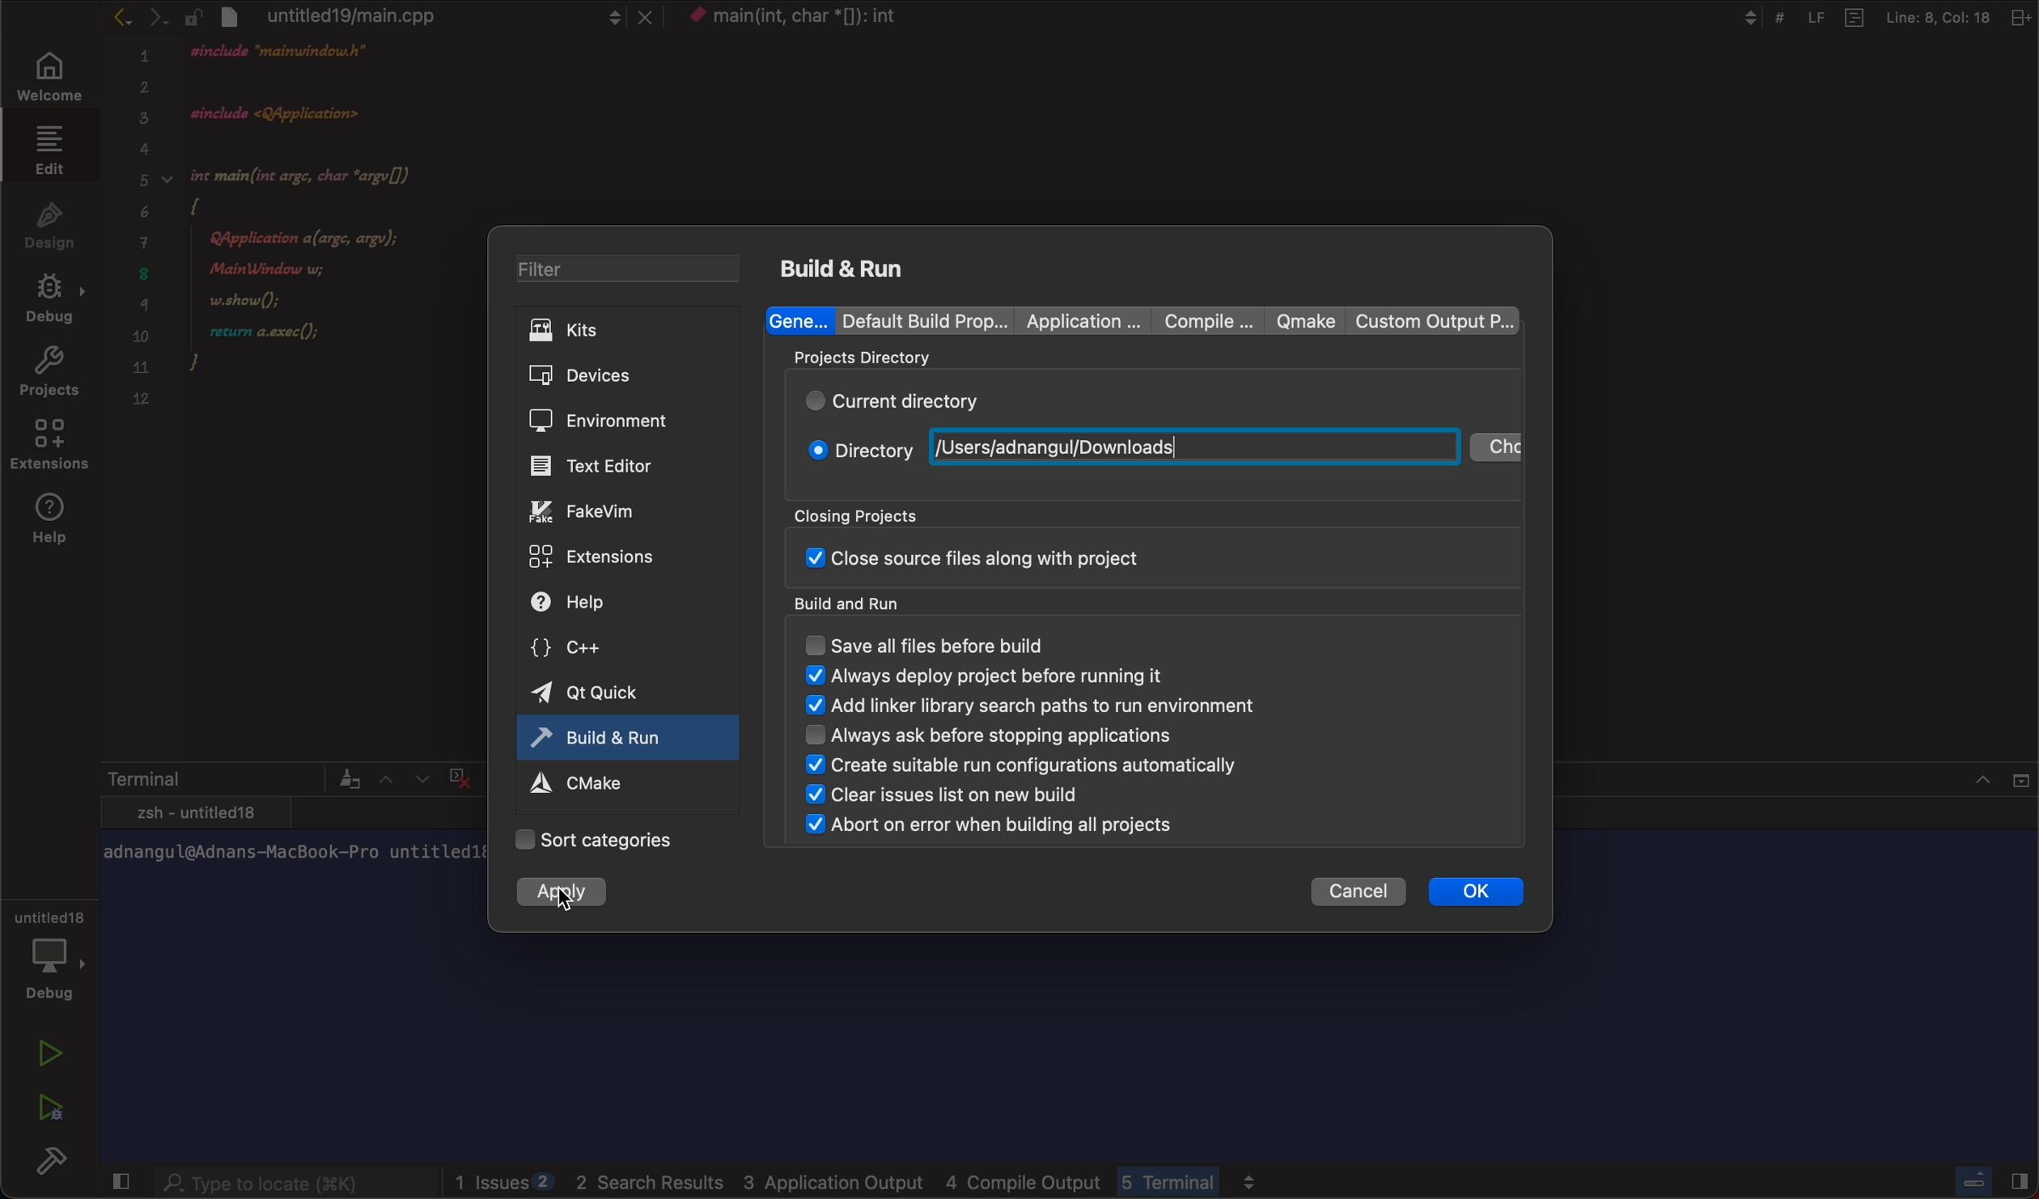  Describe the element at coordinates (570, 897) in the screenshot. I see `cursor` at that location.